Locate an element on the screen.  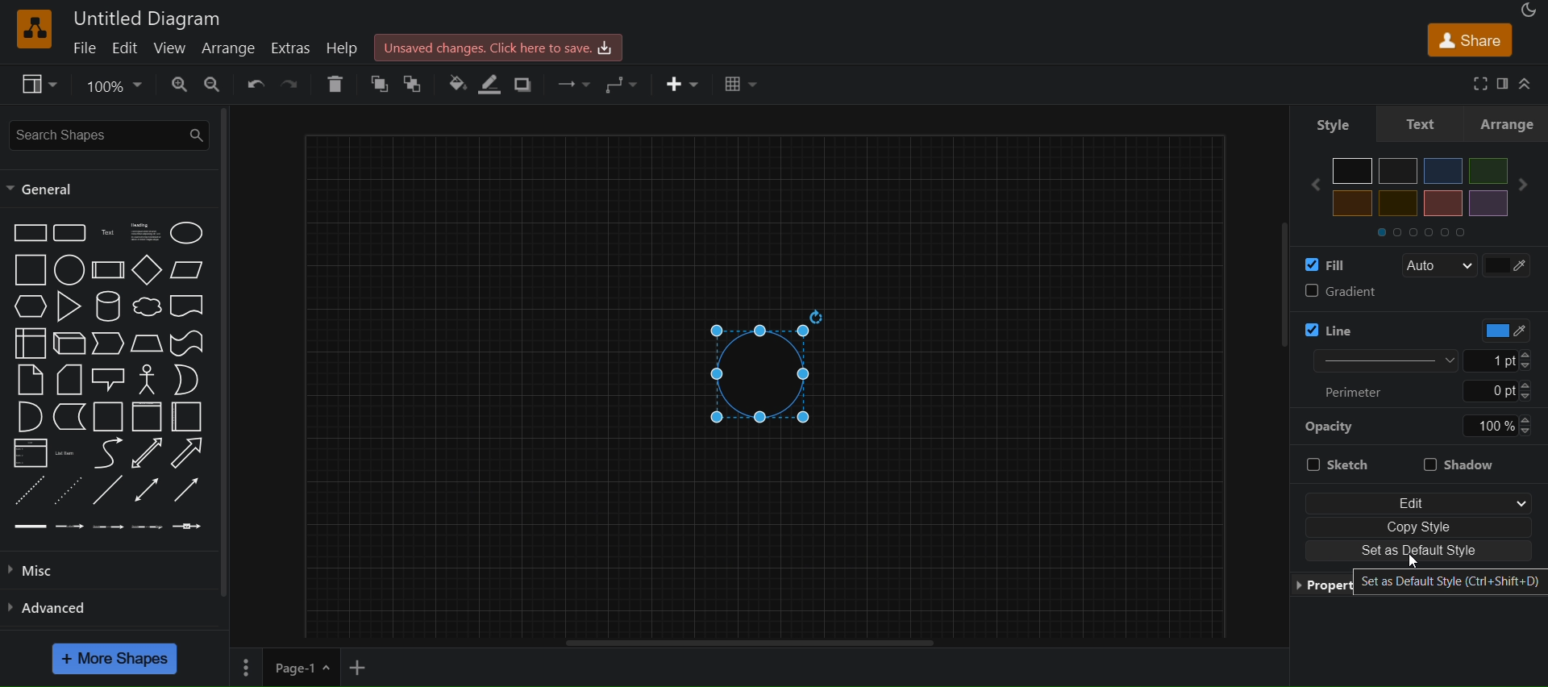
dotted line is located at coordinates (69, 489).